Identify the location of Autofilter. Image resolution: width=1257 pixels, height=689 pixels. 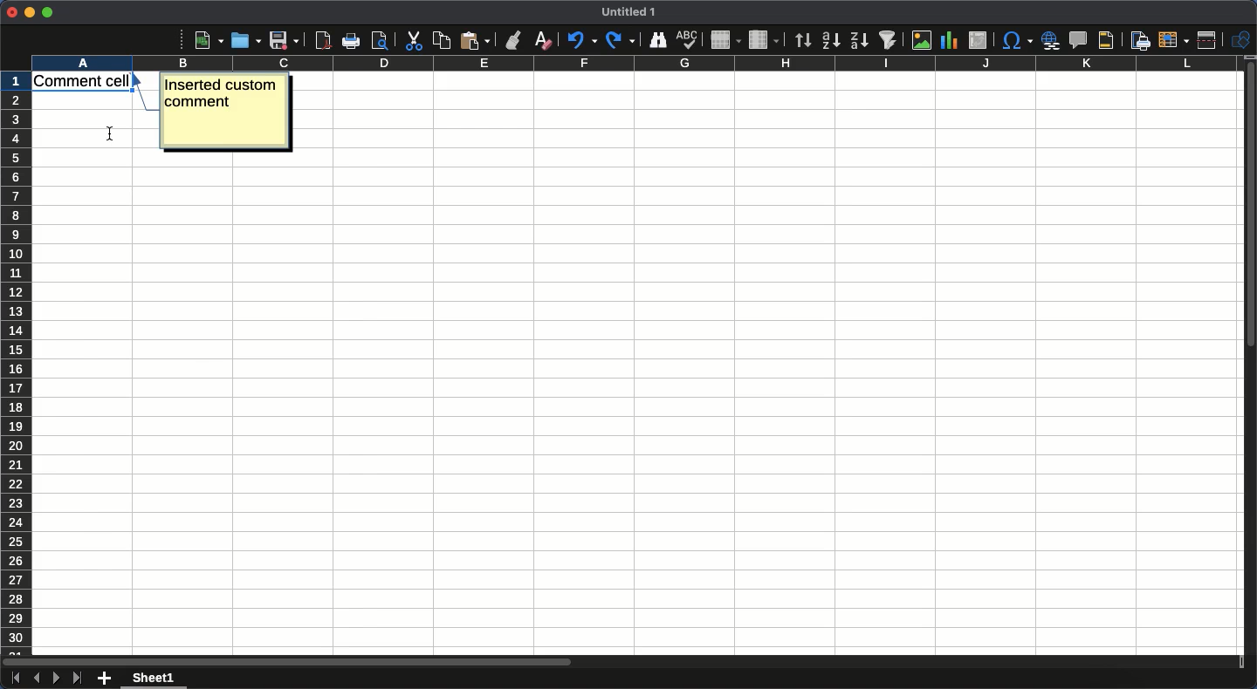
(891, 38).